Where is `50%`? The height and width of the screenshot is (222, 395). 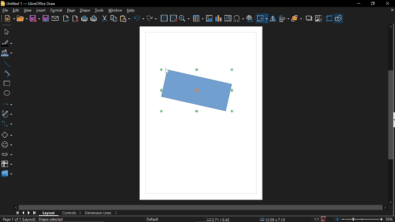
50% is located at coordinates (389, 219).